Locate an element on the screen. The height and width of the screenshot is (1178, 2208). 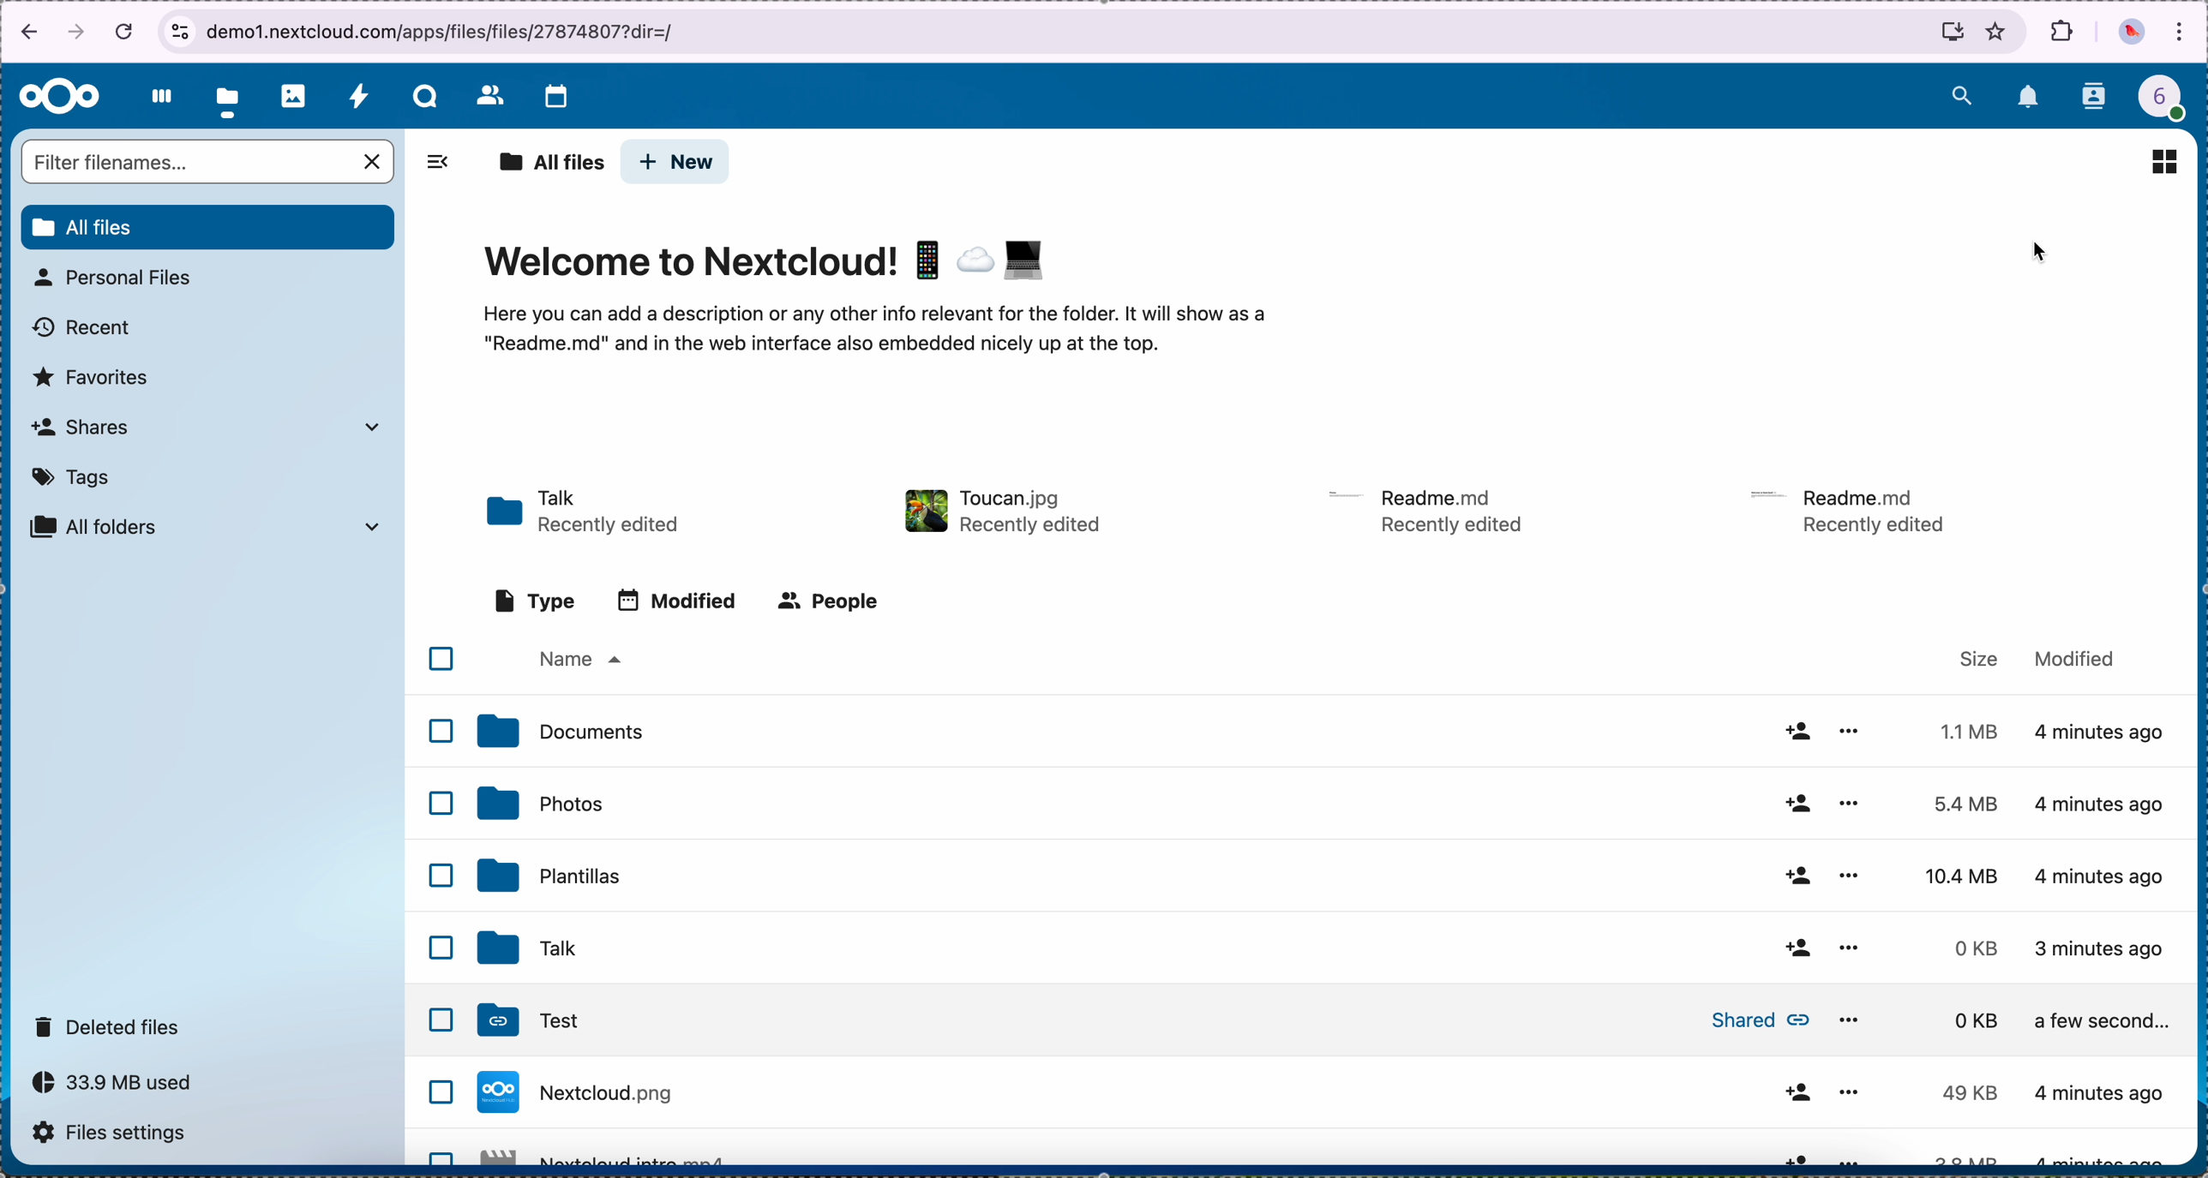
welcome text is located at coordinates (872, 335).